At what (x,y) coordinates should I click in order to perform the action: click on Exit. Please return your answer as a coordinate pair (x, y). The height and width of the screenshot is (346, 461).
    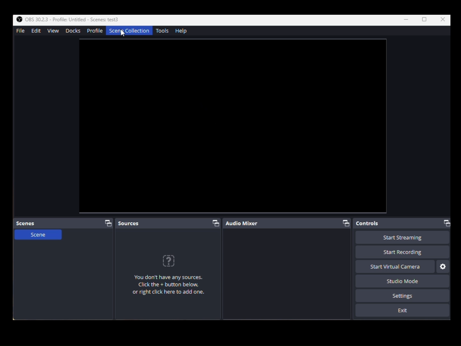
    Looking at the image, I should click on (403, 311).